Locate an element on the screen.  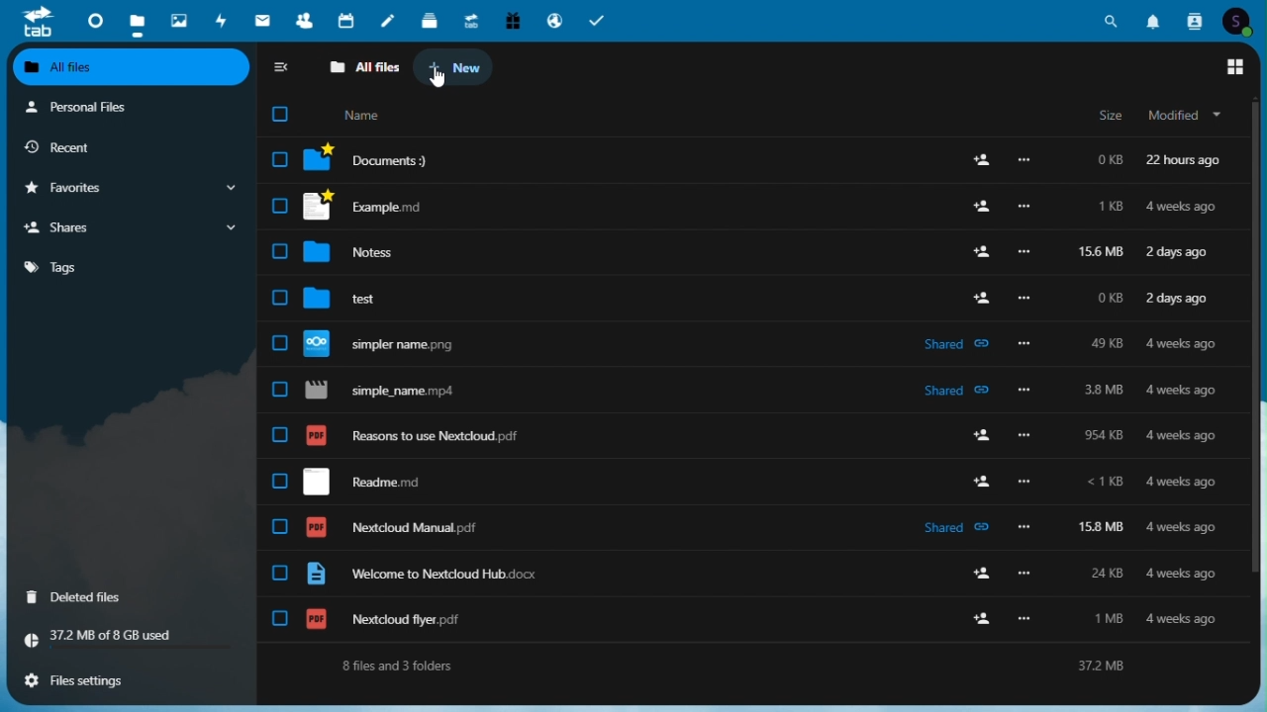
2 days ago is located at coordinates (1179, 301).